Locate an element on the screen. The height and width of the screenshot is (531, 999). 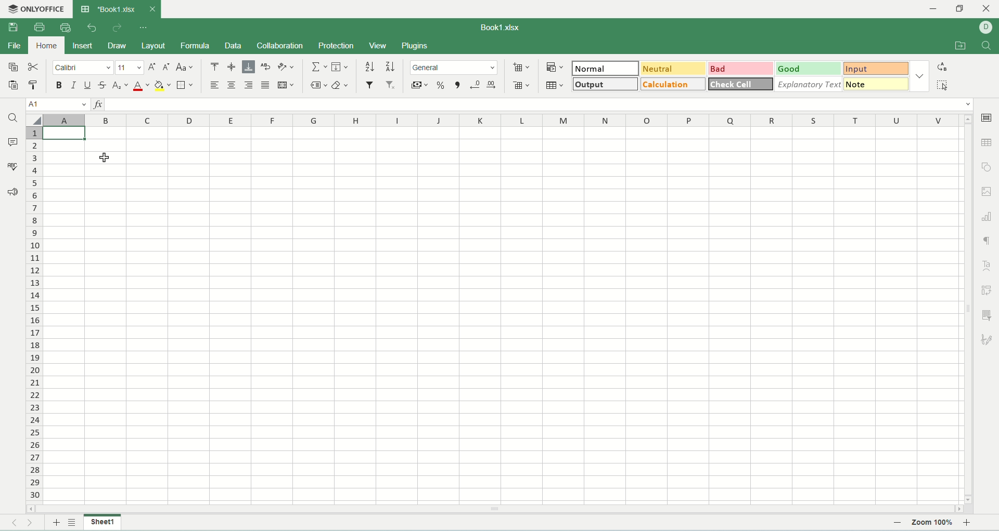
file is located at coordinates (14, 46).